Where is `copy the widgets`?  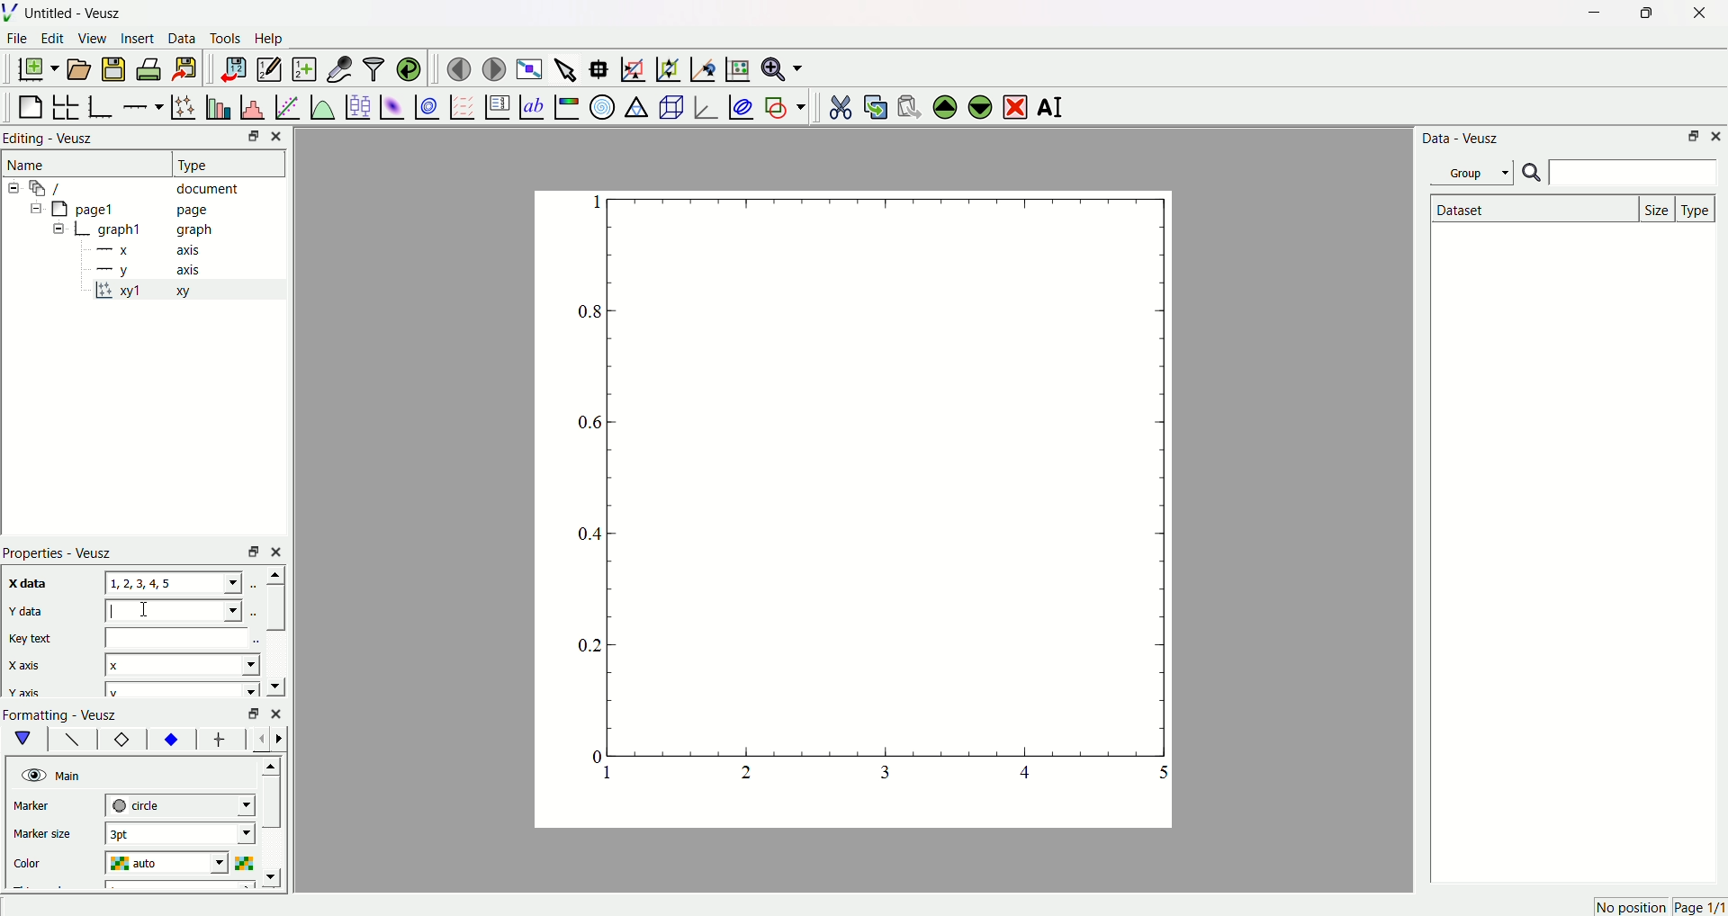
copy the widgets is located at coordinates (875, 104).